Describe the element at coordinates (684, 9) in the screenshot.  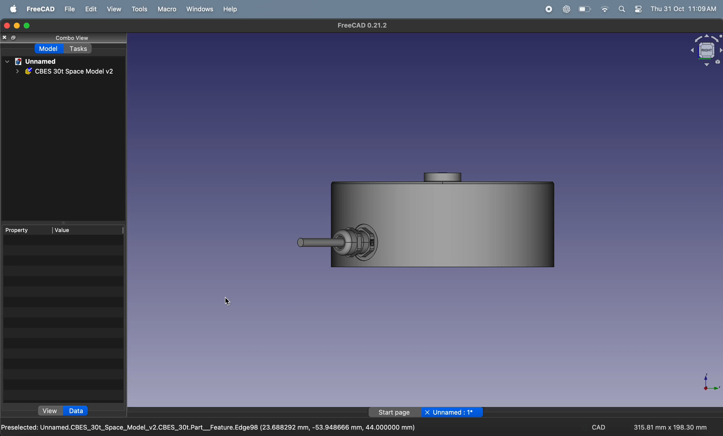
I see `Thu 31 Oct 11:09 AM` at that location.